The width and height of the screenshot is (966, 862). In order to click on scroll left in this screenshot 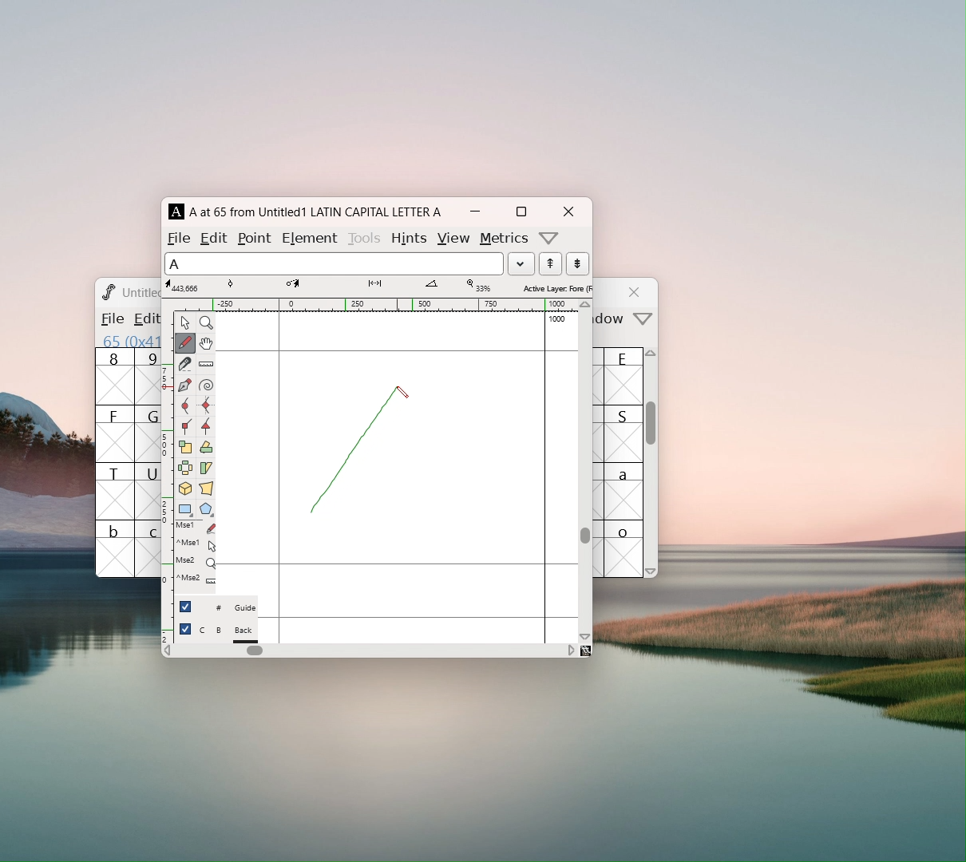, I will do `click(167, 652)`.